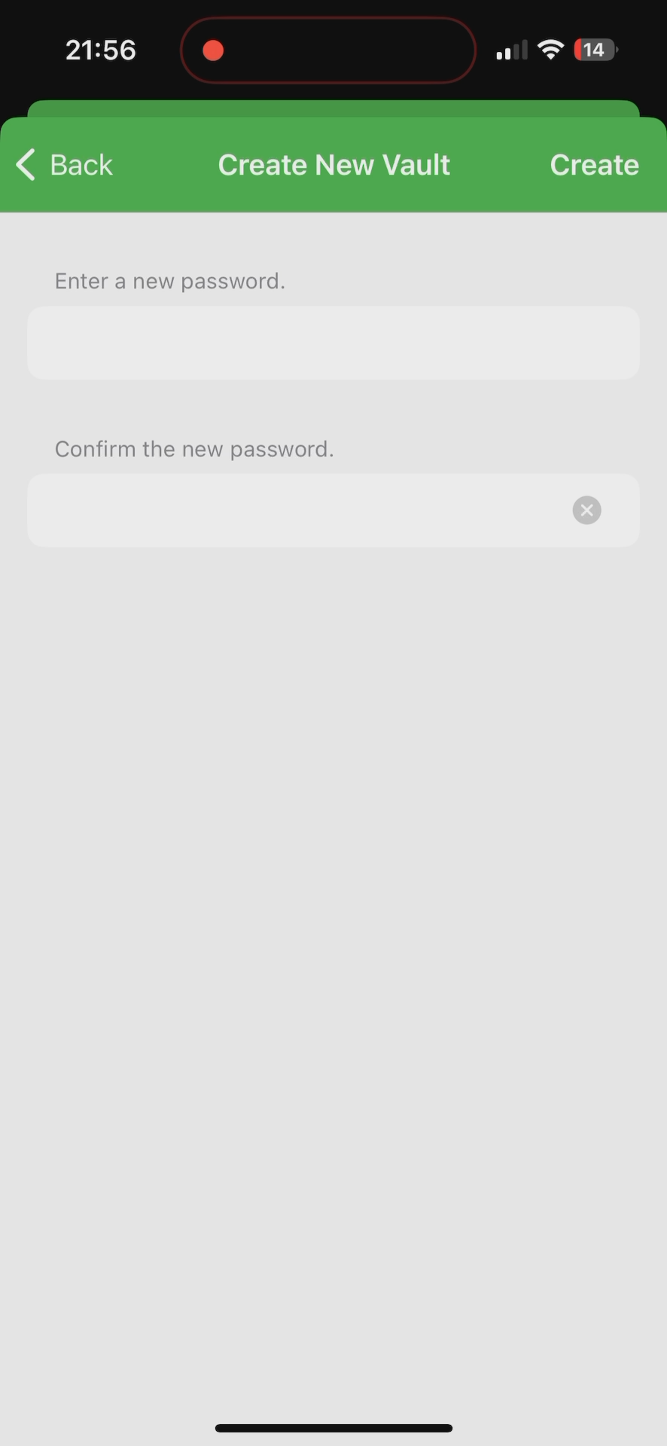 Image resolution: width=667 pixels, height=1446 pixels. Describe the element at coordinates (597, 509) in the screenshot. I see `close` at that location.